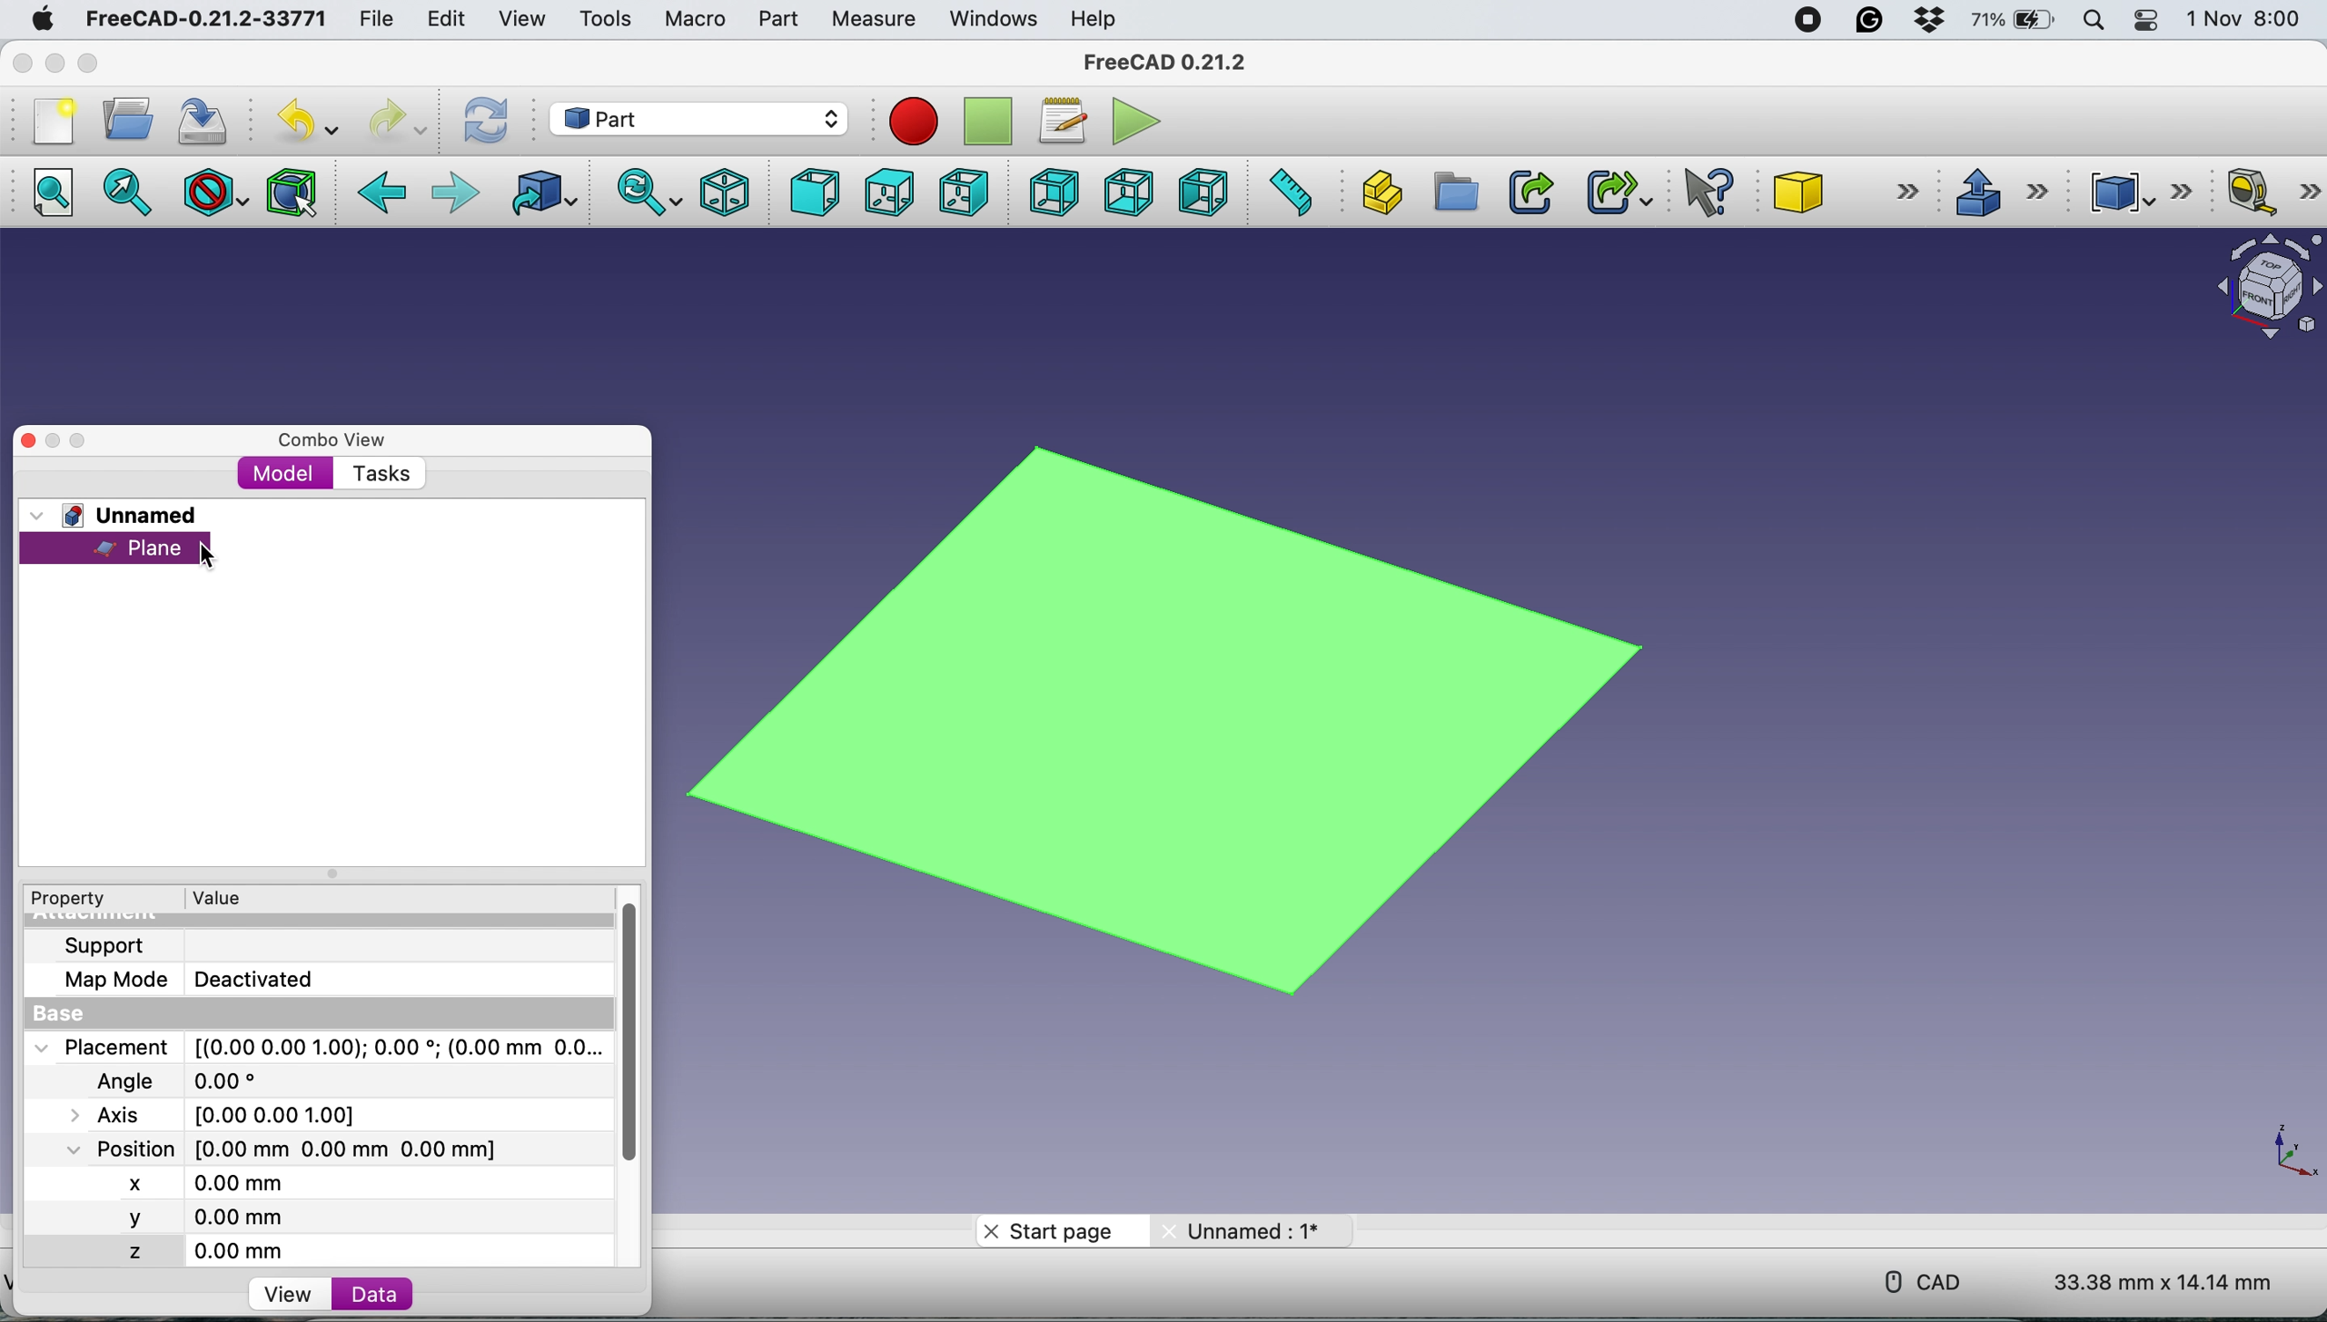 This screenshot has width=2327, height=1322. I want to click on cad, so click(1937, 1280).